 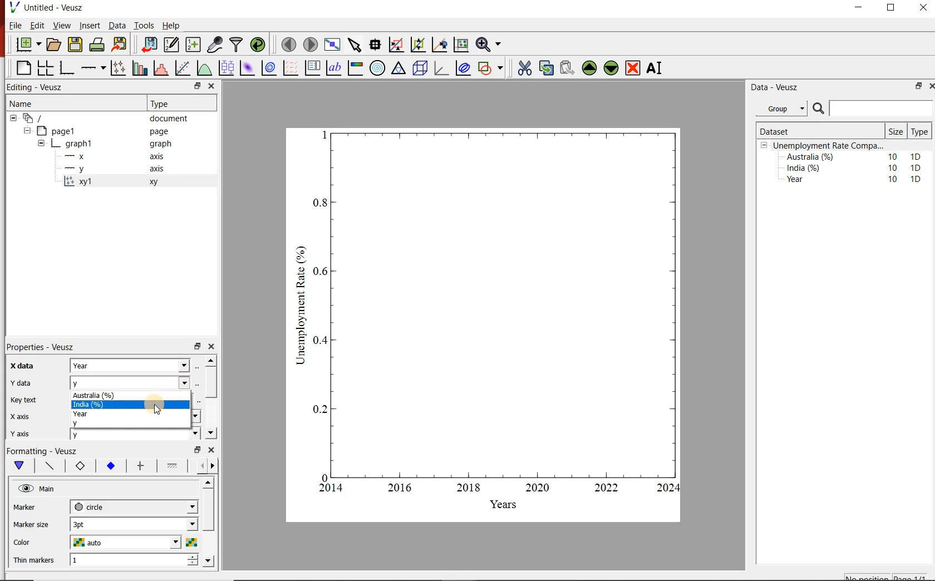 I want to click on paste the widgets, so click(x=568, y=68).